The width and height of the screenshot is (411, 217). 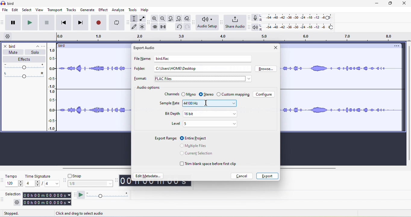 What do you see at coordinates (233, 95) in the screenshot?
I see `custom mapping` at bounding box center [233, 95].